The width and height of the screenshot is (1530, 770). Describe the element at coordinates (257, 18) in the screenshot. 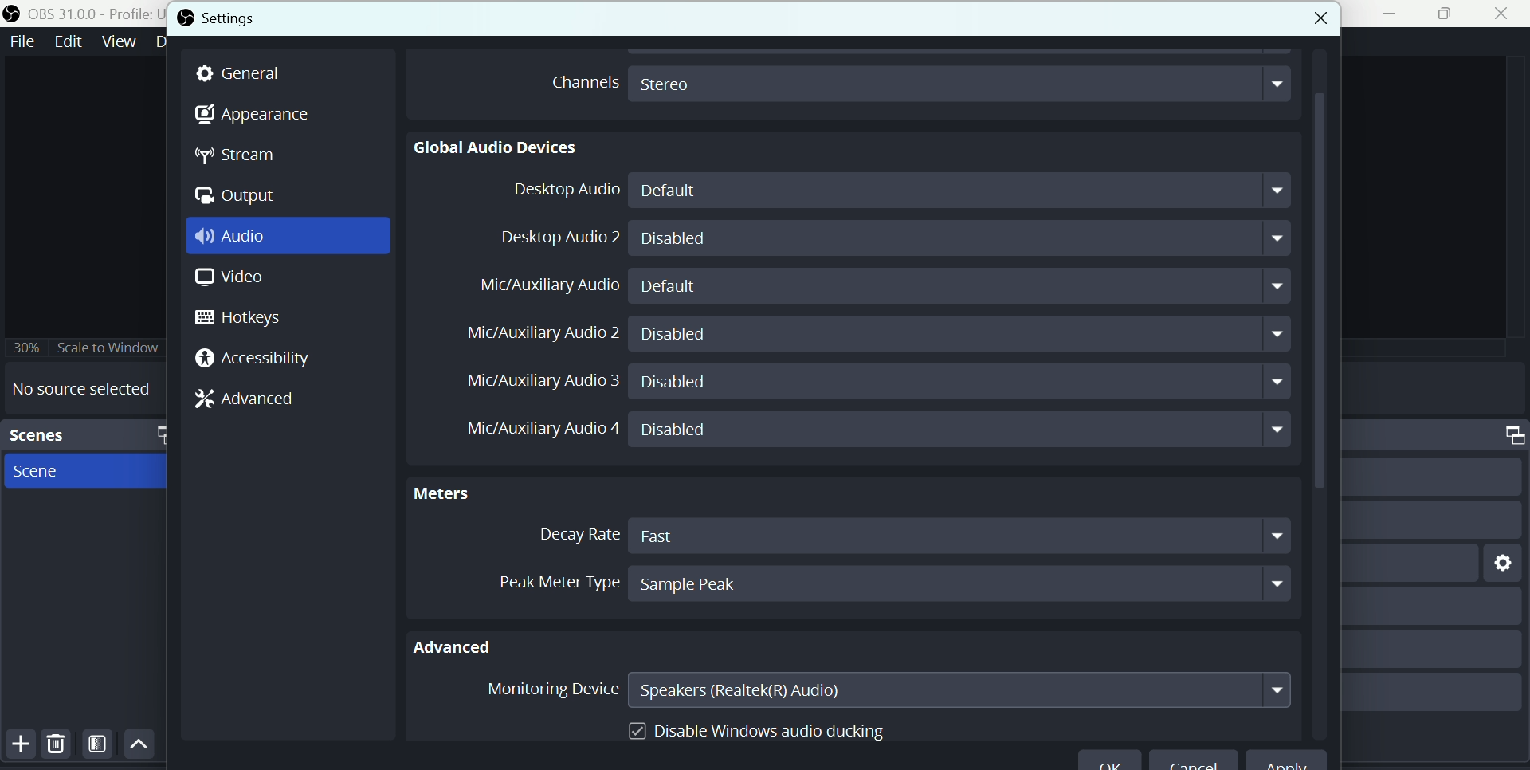

I see `Settings` at that location.